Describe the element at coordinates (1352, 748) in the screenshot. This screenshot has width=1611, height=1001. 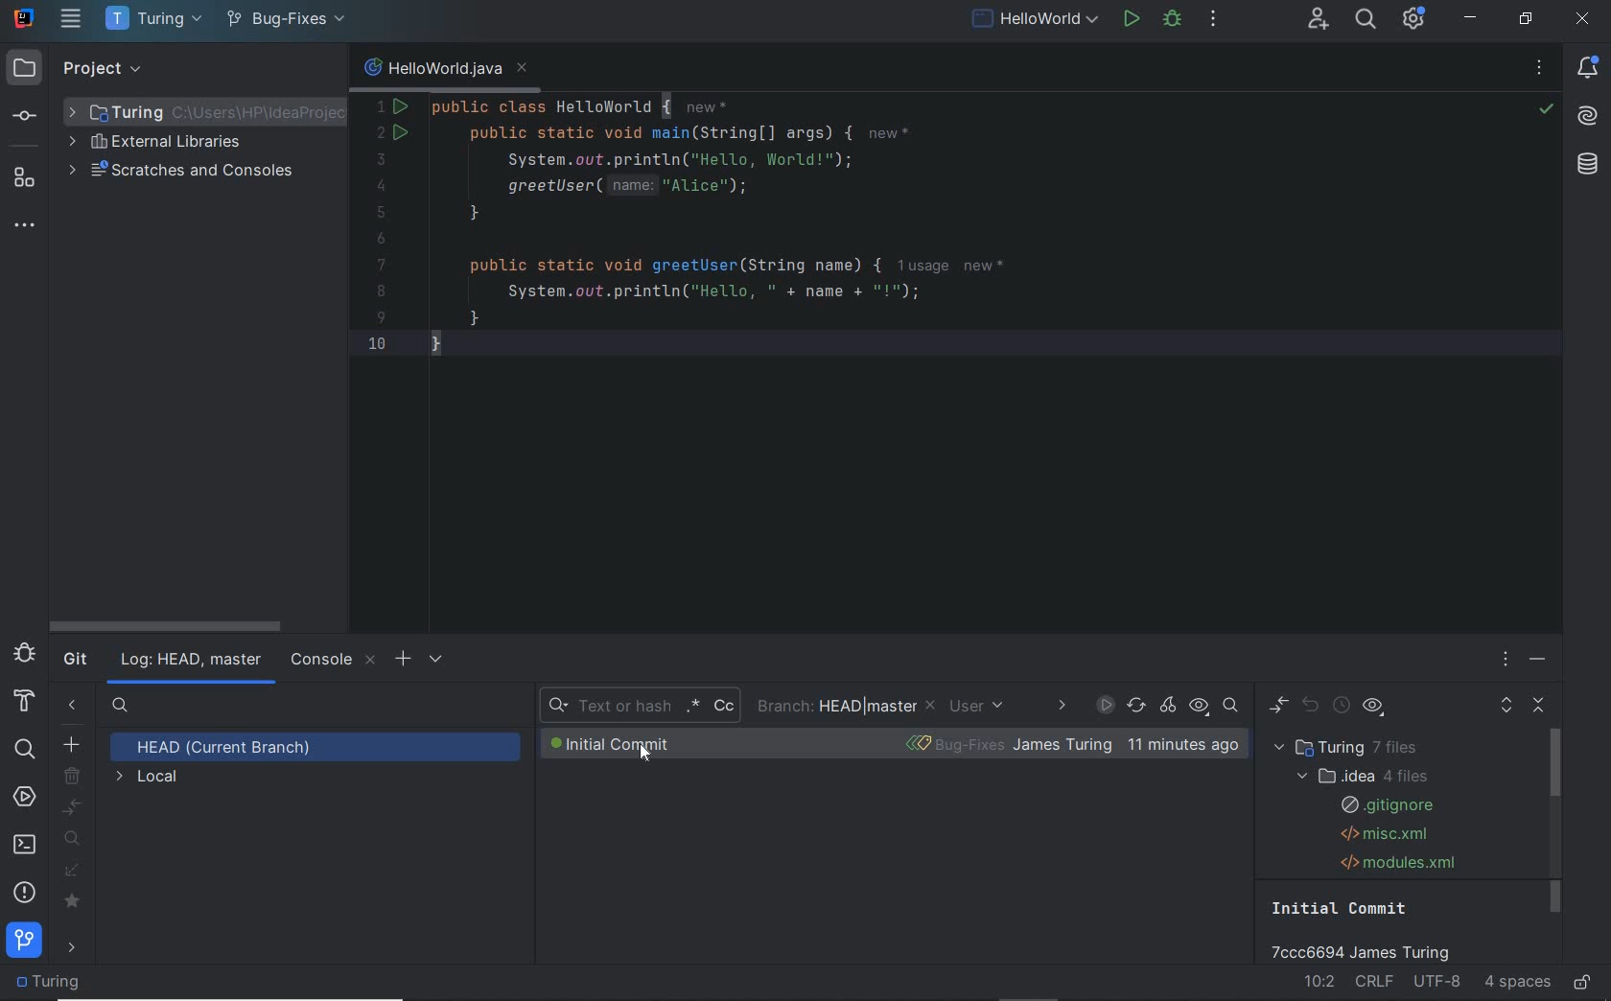
I see `turing 7 files` at that location.